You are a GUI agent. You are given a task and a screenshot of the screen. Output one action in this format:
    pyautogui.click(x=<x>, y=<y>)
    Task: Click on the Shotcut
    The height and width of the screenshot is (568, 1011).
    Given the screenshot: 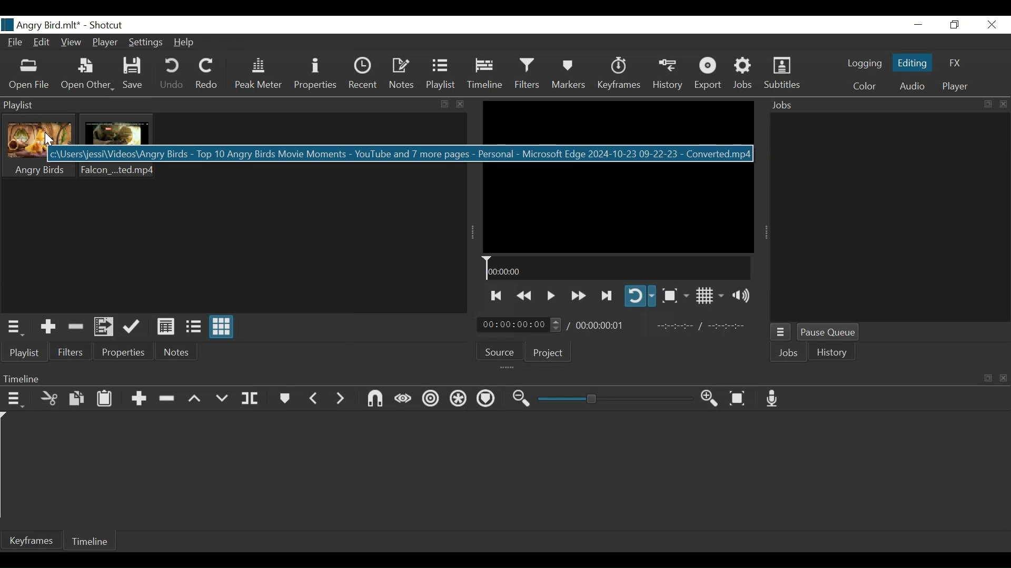 What is the action you would take?
    pyautogui.click(x=105, y=25)
    